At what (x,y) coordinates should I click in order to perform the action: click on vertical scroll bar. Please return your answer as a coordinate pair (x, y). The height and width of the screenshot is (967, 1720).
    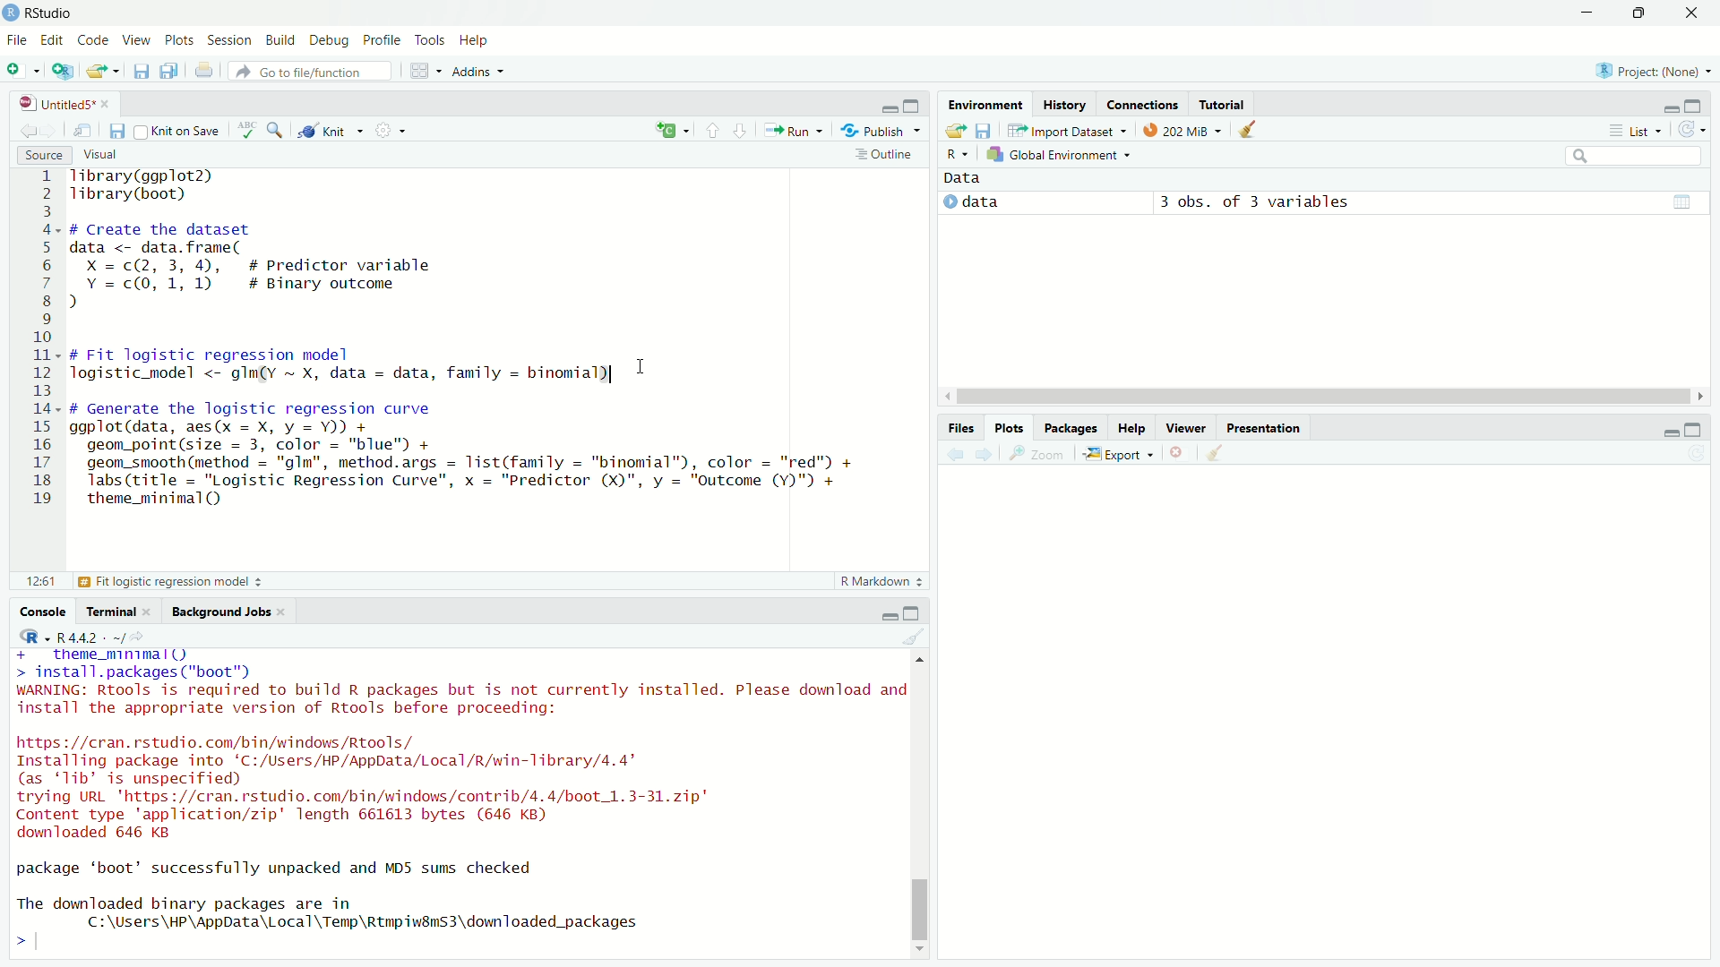
    Looking at the image, I should click on (918, 804).